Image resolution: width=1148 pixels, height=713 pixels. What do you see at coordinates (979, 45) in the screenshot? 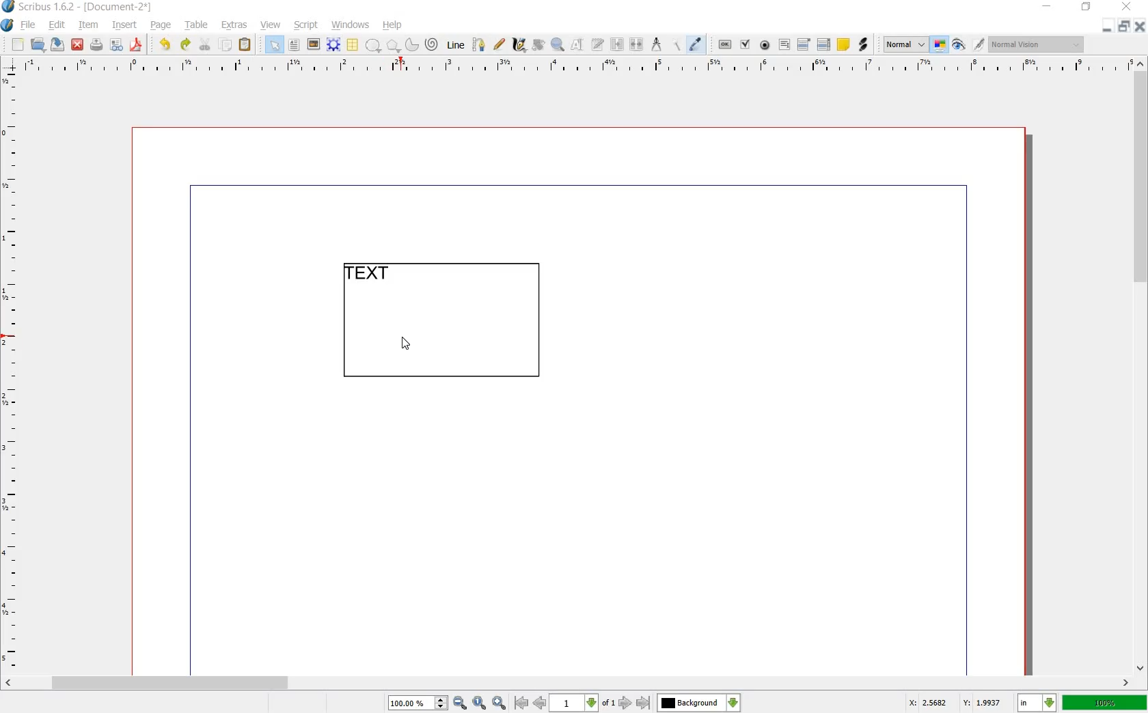
I see `edit in preview mode` at bounding box center [979, 45].